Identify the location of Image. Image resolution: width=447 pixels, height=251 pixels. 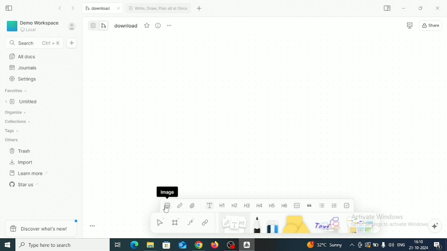
(167, 208).